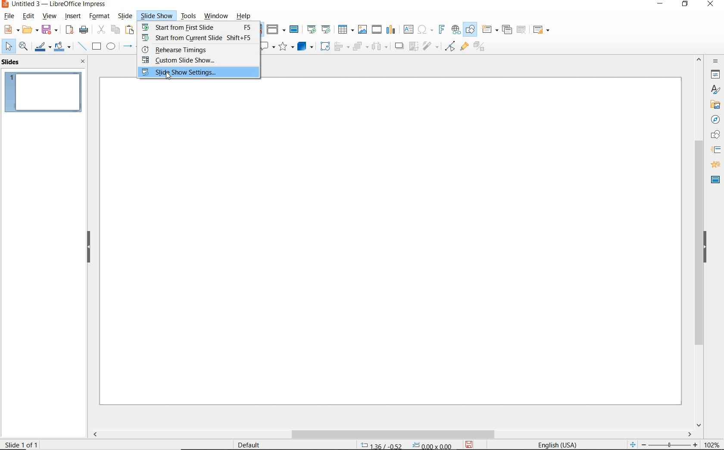 Image resolution: width=724 pixels, height=450 pixels. What do you see at coordinates (197, 27) in the screenshot?
I see `START FROM FIRST SLIDE` at bounding box center [197, 27].